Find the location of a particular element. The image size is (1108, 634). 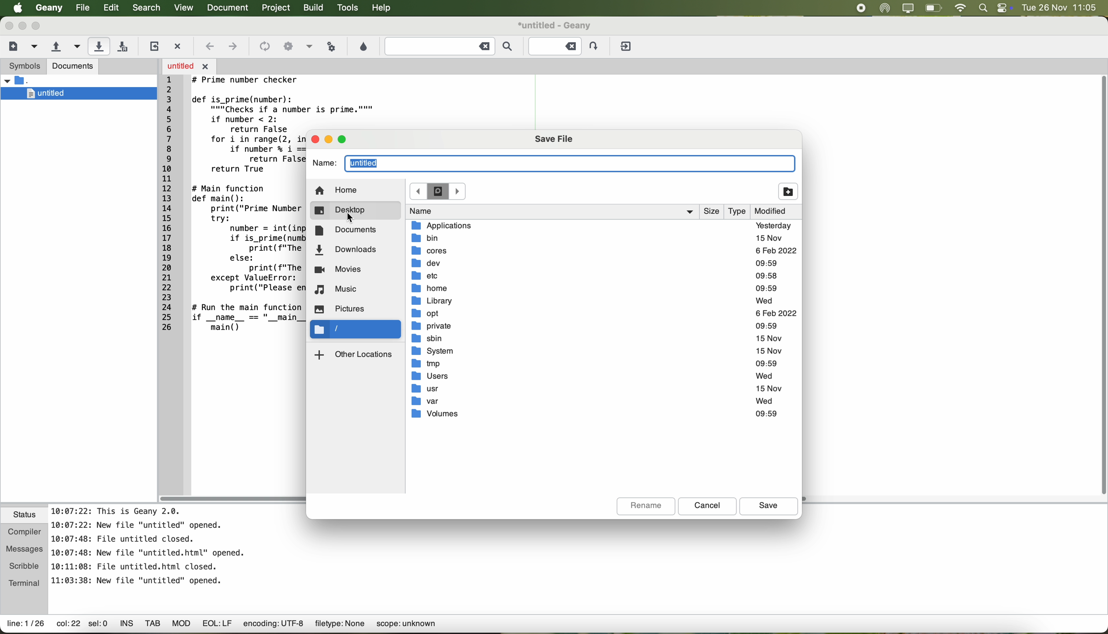

data is located at coordinates (223, 625).